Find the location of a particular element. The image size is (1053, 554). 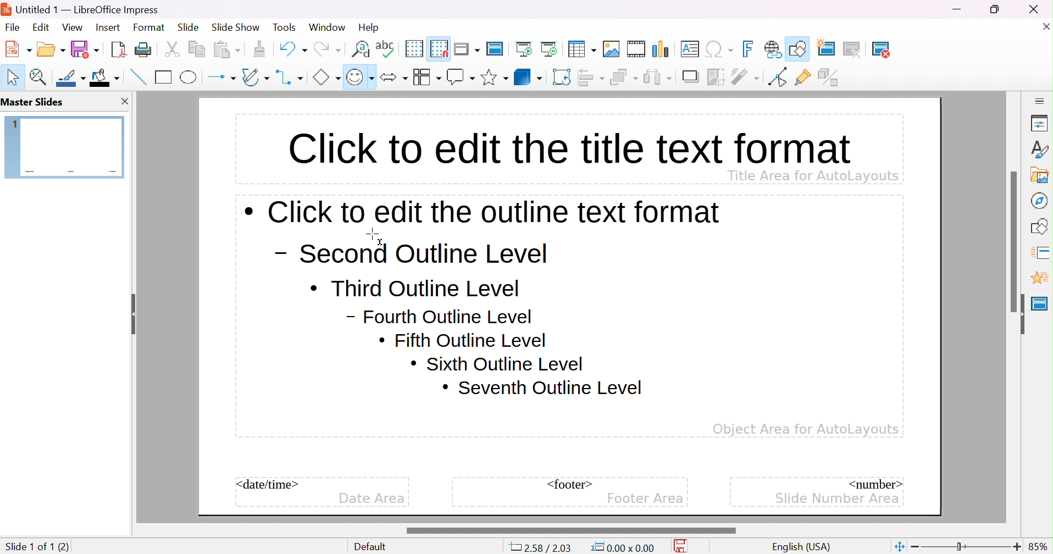

insert is located at coordinates (107, 26).